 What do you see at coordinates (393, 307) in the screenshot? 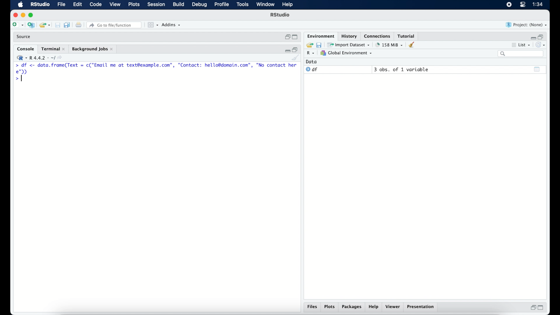
I see `viewer` at bounding box center [393, 307].